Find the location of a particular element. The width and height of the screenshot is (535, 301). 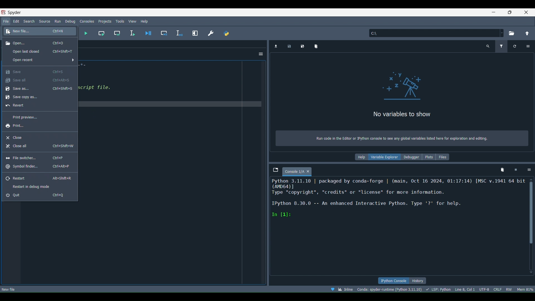

Close is located at coordinates (17, 137).